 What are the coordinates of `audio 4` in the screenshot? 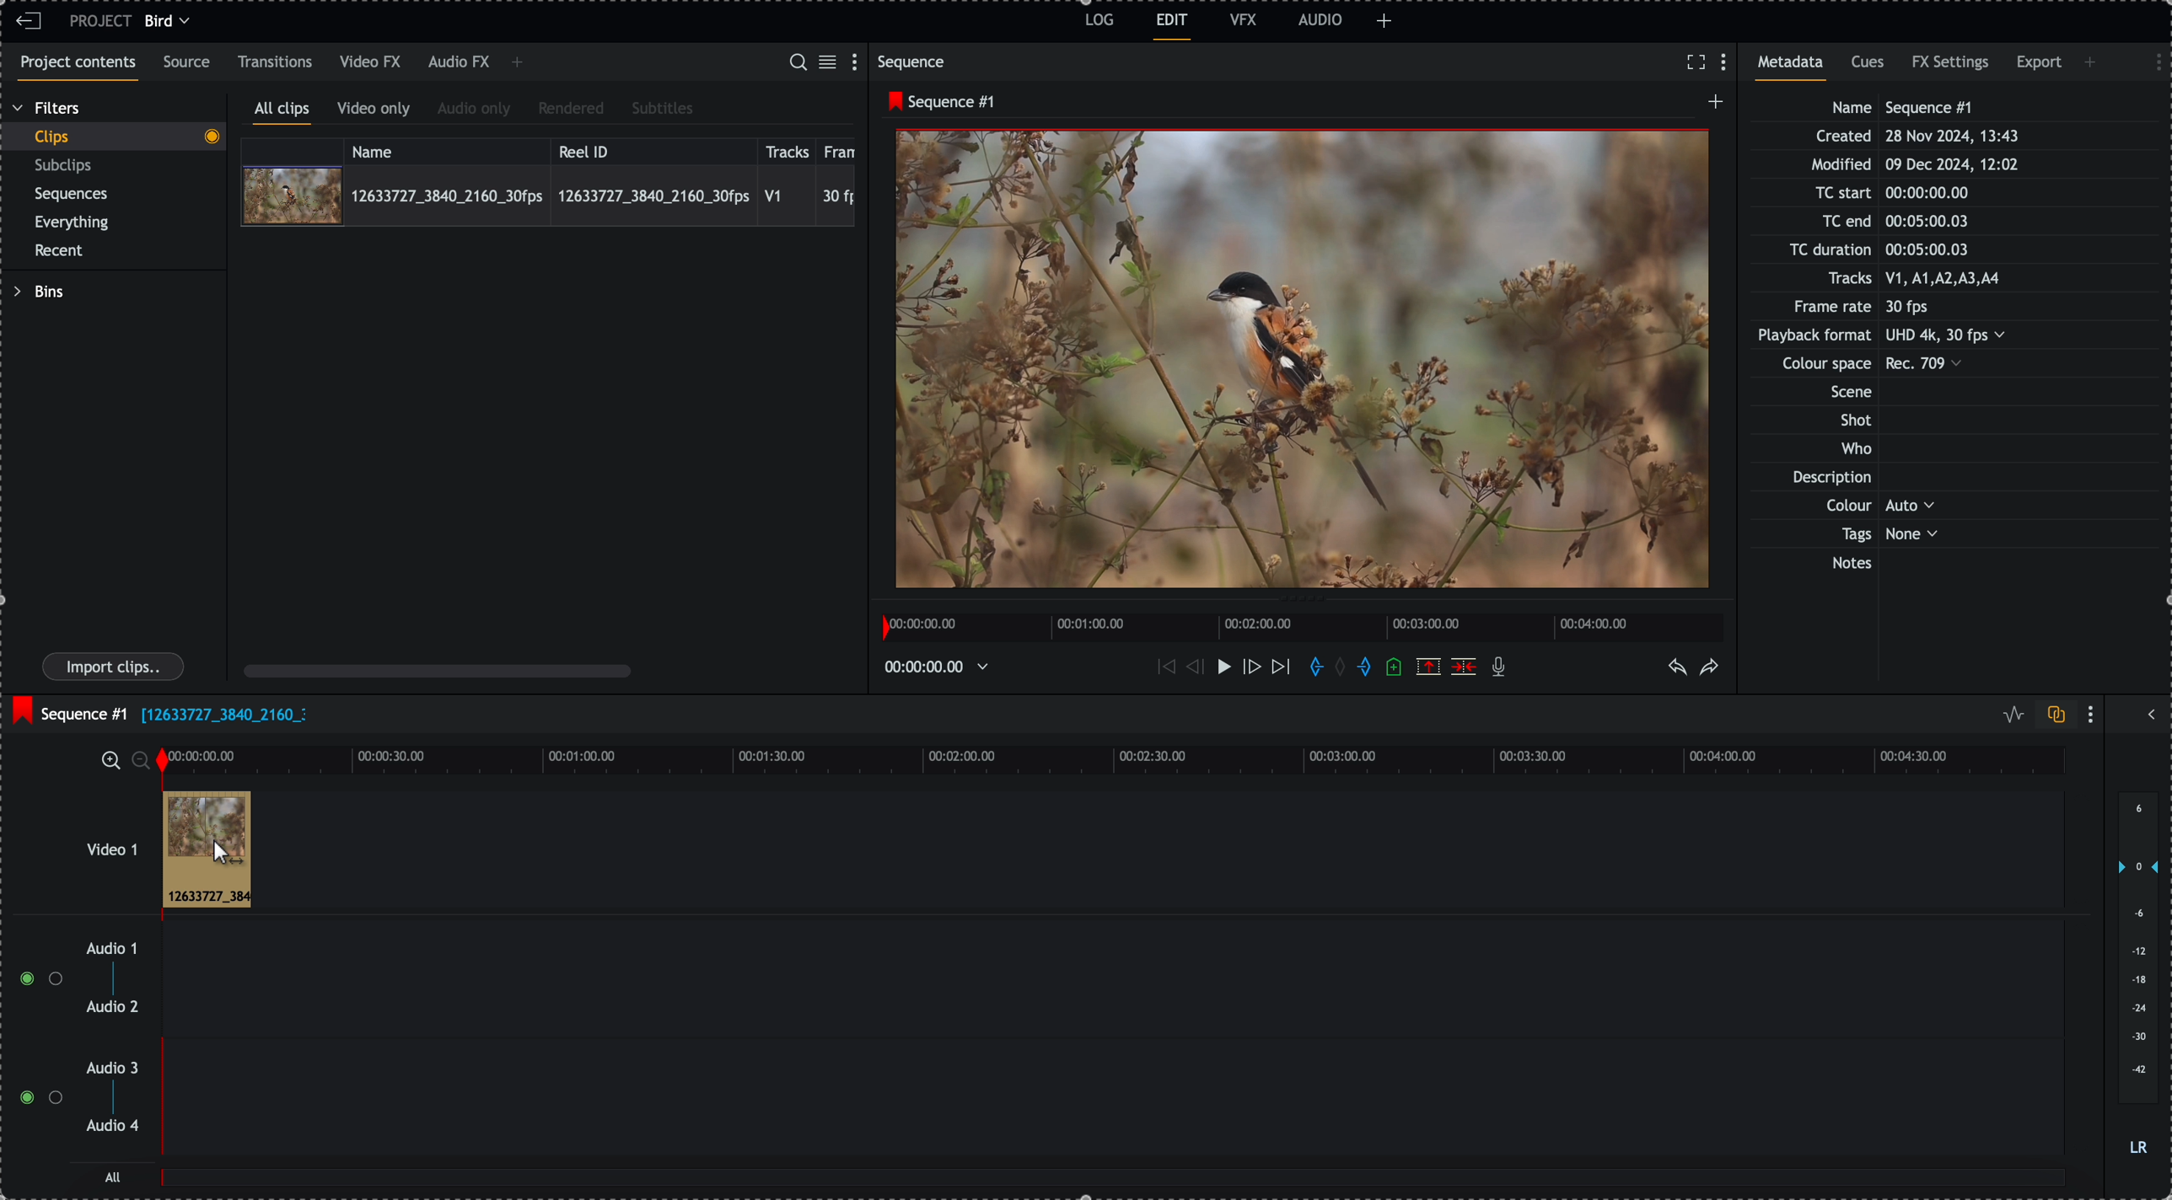 It's located at (111, 1127).